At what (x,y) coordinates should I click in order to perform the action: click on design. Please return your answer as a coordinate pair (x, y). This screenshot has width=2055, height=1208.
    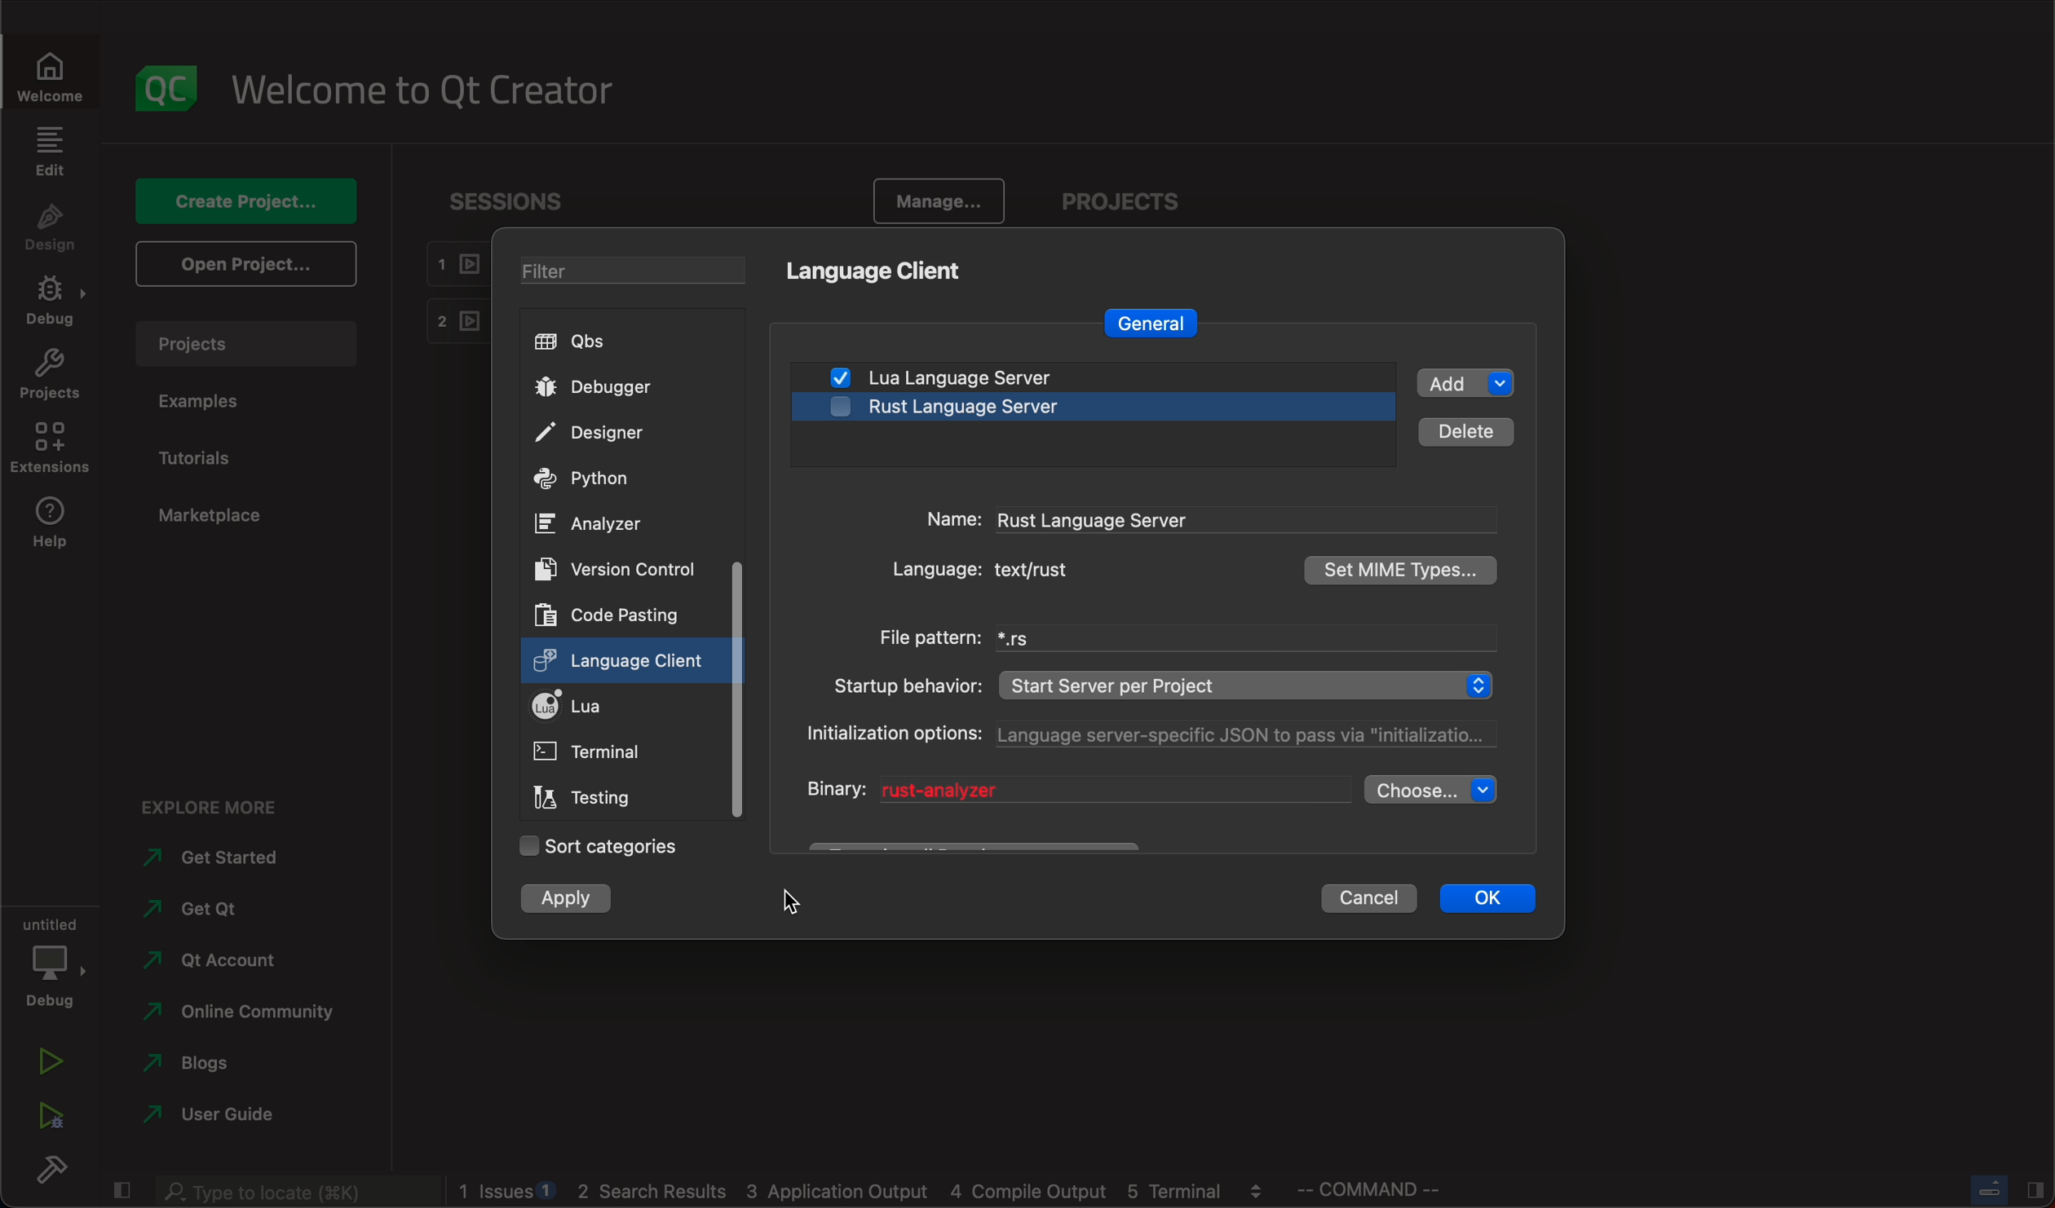
    Looking at the image, I should click on (51, 229).